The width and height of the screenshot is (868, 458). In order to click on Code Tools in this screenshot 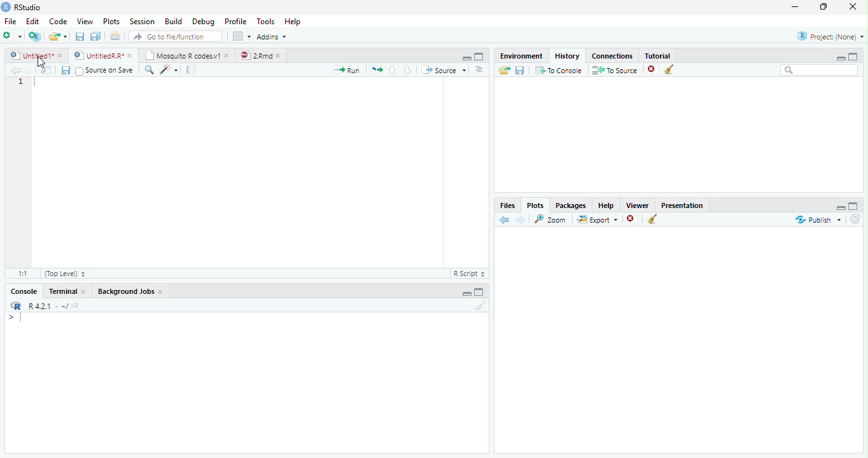, I will do `click(169, 70)`.